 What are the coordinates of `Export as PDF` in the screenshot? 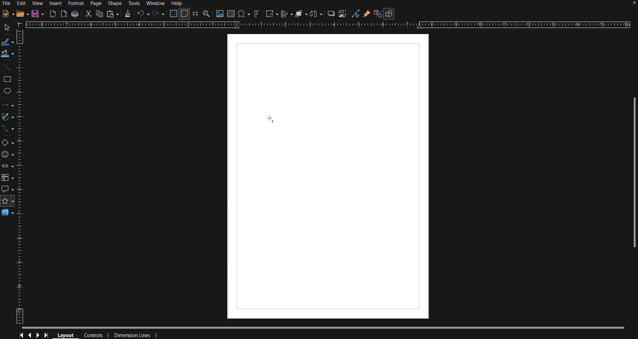 It's located at (64, 14).